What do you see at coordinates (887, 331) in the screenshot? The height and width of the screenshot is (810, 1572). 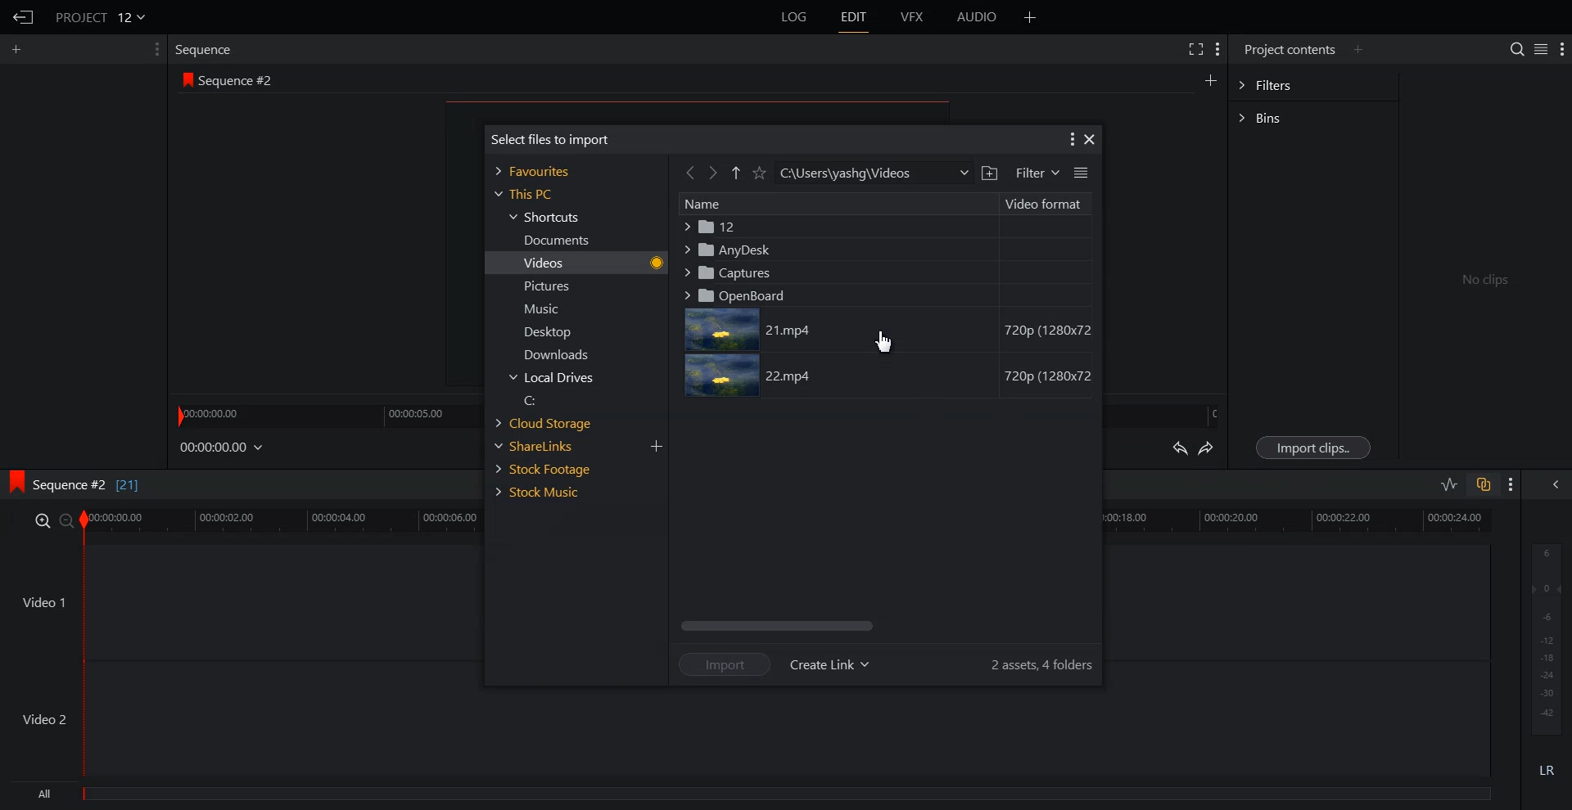 I see `21.mp4.   720p(1280*72` at bounding box center [887, 331].